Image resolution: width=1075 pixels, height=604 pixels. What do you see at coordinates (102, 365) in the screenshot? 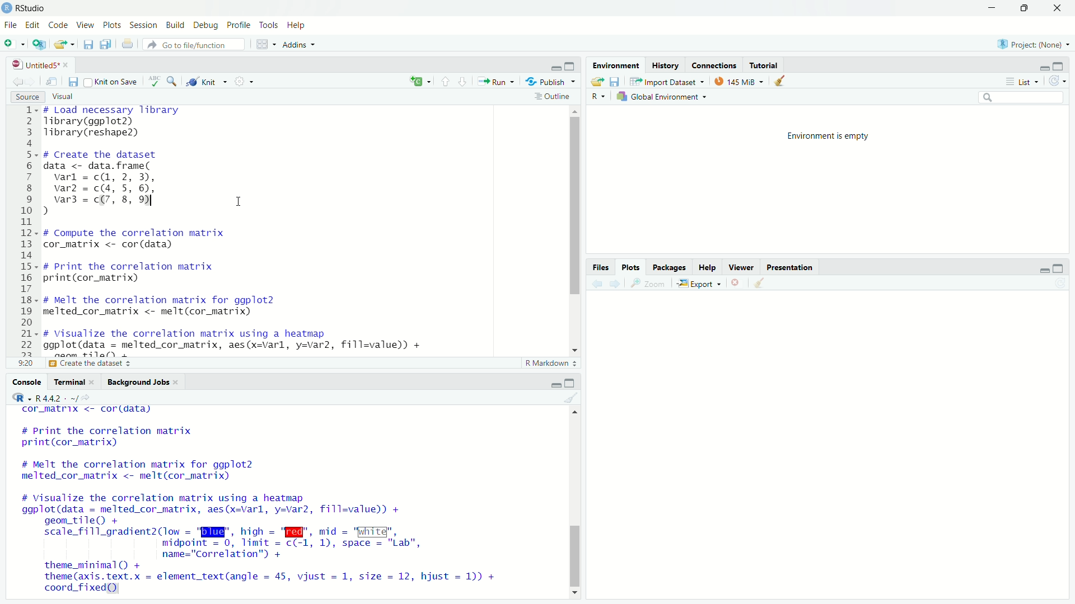
I see `print the correlation matrix` at bounding box center [102, 365].